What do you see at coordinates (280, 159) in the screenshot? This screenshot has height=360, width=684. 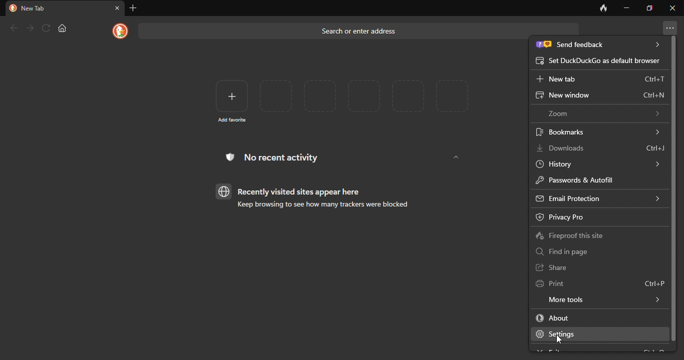 I see `no recent activity` at bounding box center [280, 159].